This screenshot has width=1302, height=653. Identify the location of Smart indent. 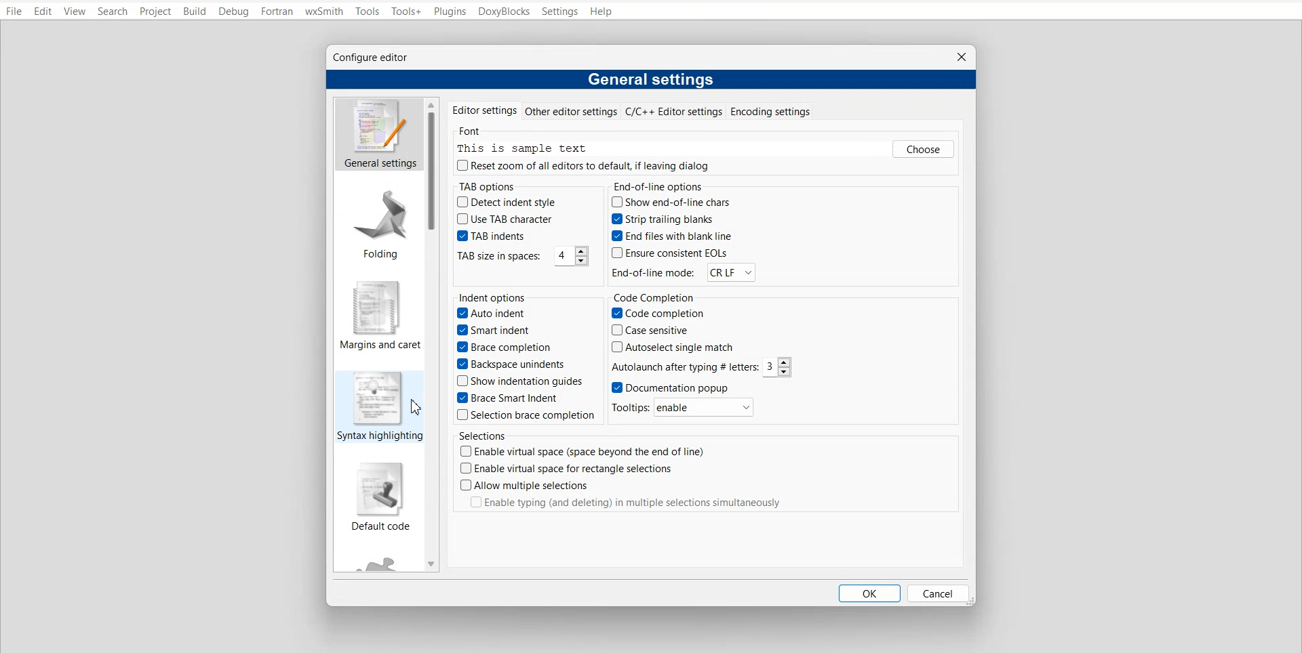
(494, 330).